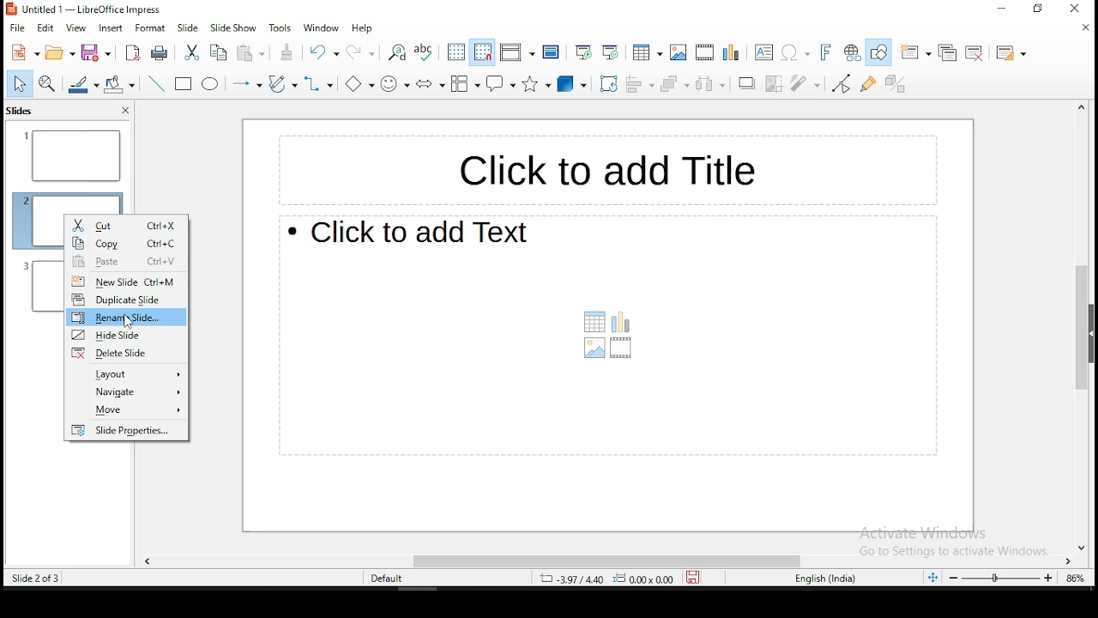  What do you see at coordinates (323, 52) in the screenshot?
I see `undo` at bounding box center [323, 52].